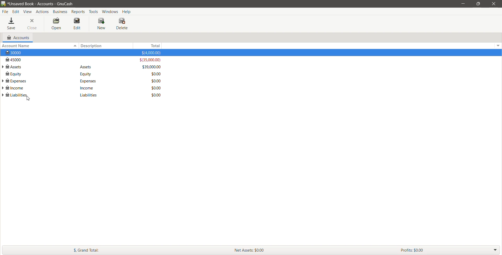  Describe the element at coordinates (108, 46) in the screenshot. I see `Description` at that location.